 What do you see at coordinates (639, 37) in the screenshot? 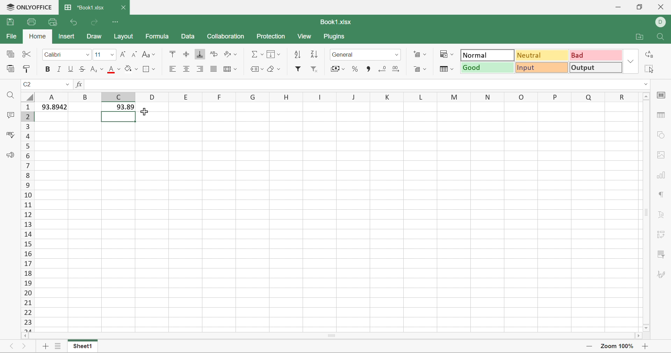
I see `Open file location` at bounding box center [639, 37].